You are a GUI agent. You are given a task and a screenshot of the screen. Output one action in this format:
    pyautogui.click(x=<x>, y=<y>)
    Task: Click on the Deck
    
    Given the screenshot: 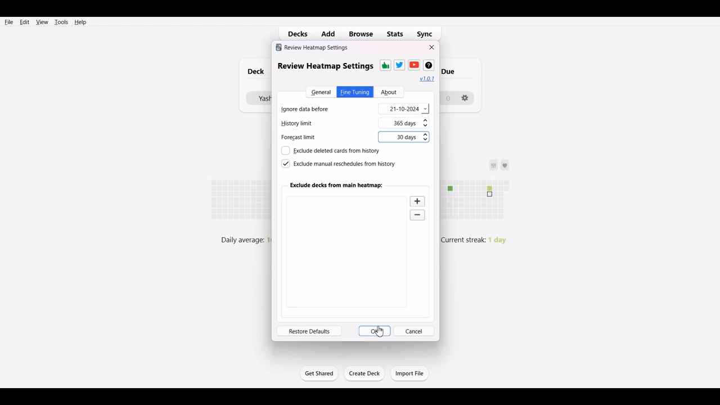 What is the action you would take?
    pyautogui.click(x=253, y=71)
    